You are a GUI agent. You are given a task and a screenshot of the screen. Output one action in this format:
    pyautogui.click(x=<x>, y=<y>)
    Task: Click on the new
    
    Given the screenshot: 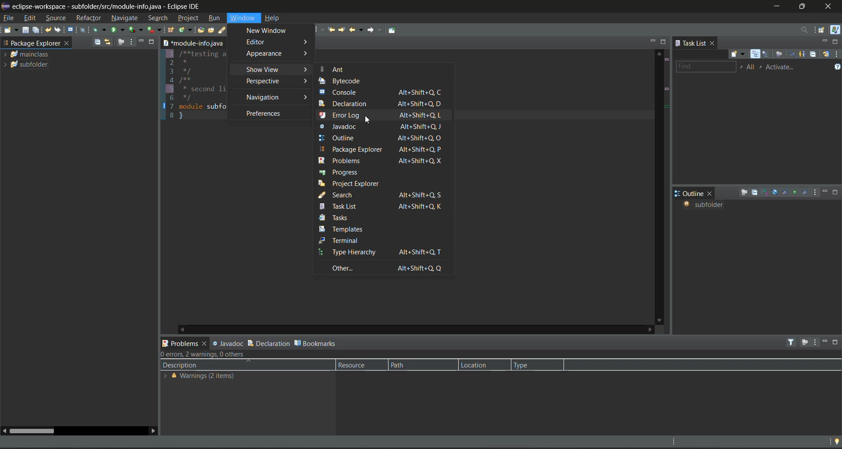 What is the action you would take?
    pyautogui.click(x=11, y=30)
    